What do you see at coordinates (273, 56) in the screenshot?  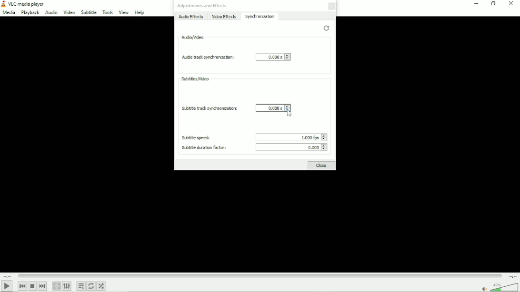 I see `0.000s` at bounding box center [273, 56].